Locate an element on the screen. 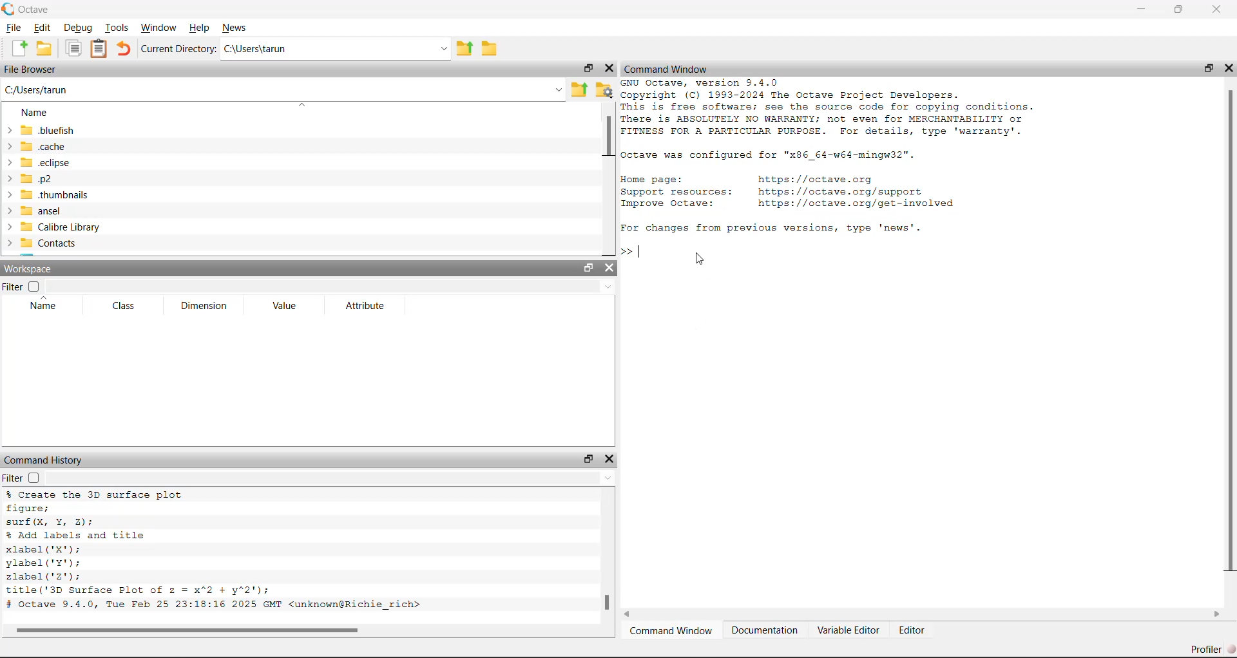 The image size is (1237, 658). C:\Users\tarun  is located at coordinates (337, 48).